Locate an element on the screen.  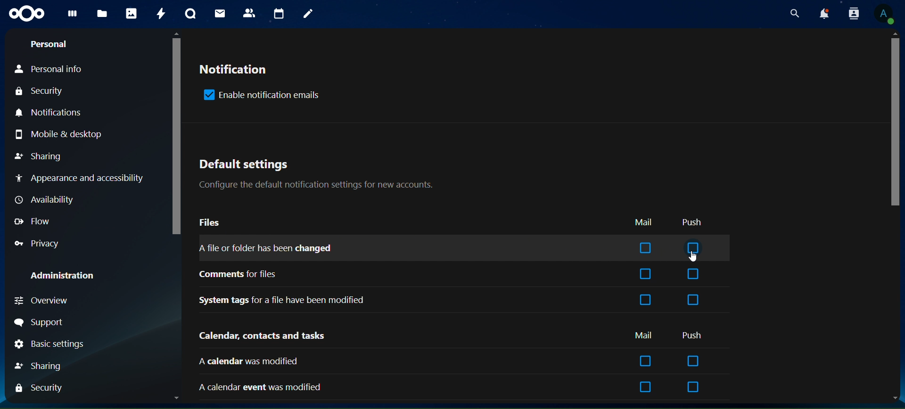
box is located at coordinates (693, 299).